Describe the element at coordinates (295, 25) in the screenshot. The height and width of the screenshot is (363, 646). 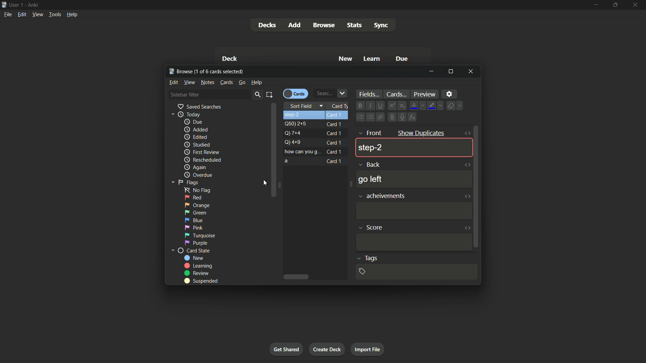
I see `Add` at that location.